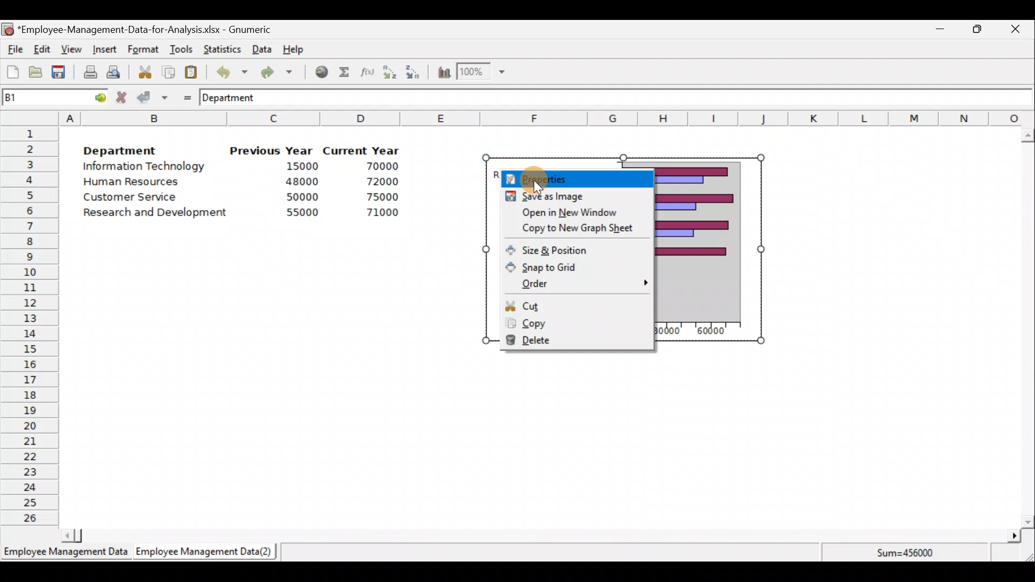 Image resolution: width=1035 pixels, height=582 pixels. What do you see at coordinates (301, 182) in the screenshot?
I see `48000` at bounding box center [301, 182].